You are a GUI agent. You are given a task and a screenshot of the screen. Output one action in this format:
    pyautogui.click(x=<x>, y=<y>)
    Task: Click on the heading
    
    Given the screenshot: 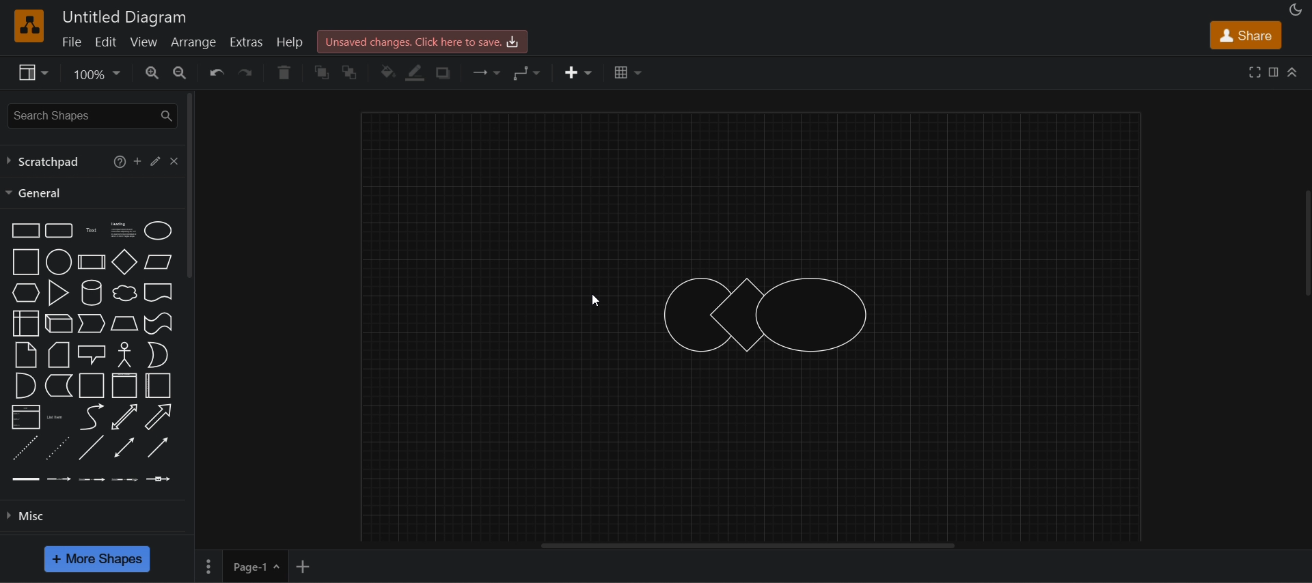 What is the action you would take?
    pyautogui.click(x=122, y=229)
    